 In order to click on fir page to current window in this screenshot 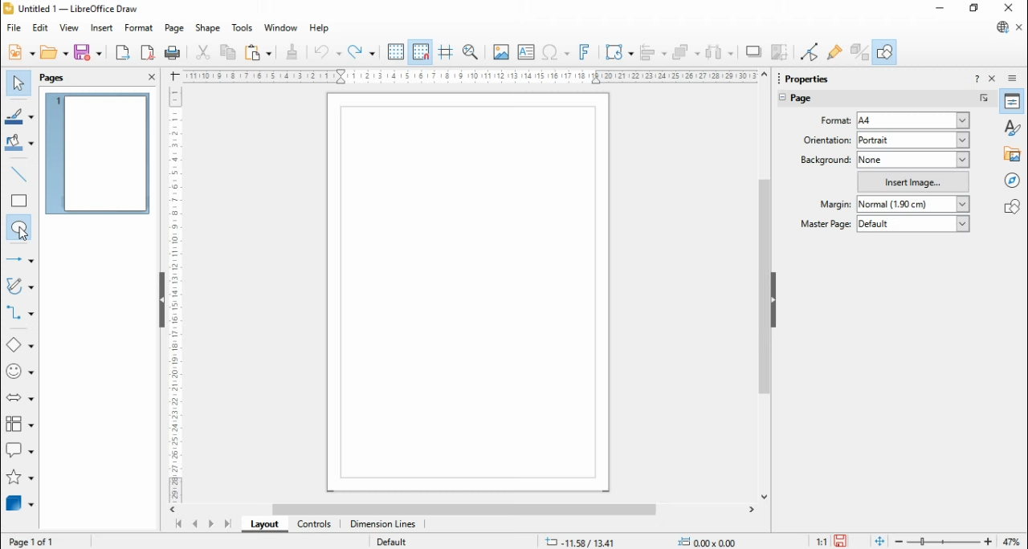, I will do `click(879, 541)`.